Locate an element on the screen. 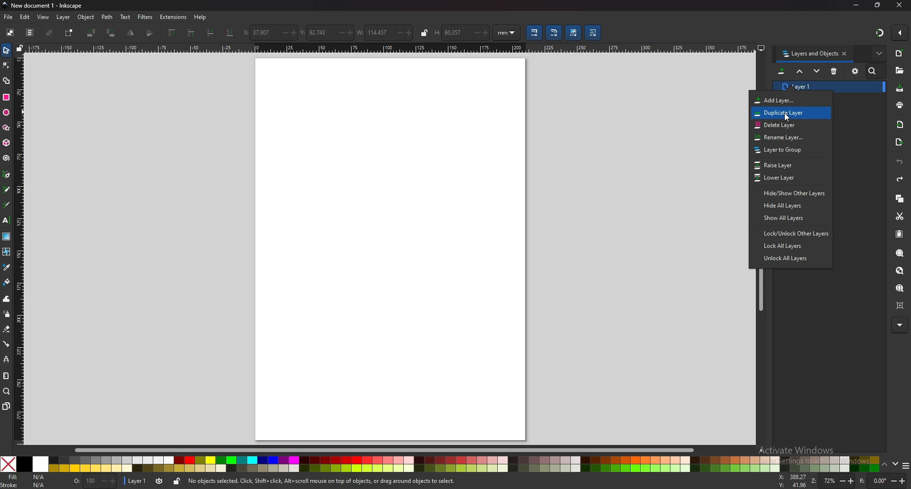 This screenshot has width=911, height=489. move down is located at coordinates (817, 70).